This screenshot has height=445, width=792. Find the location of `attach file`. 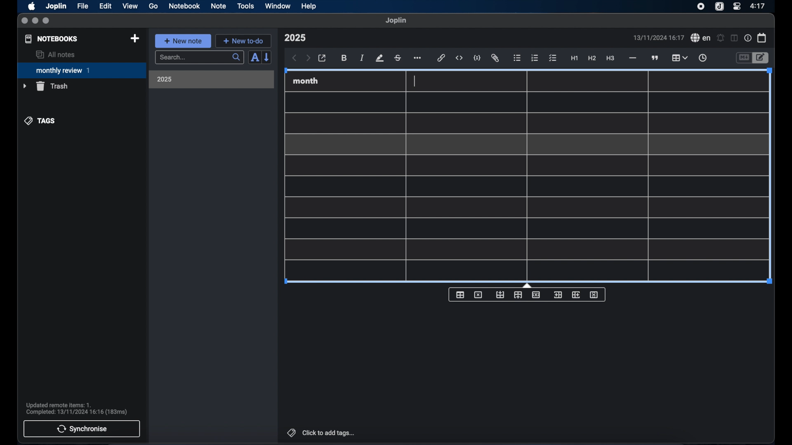

attach file is located at coordinates (495, 58).